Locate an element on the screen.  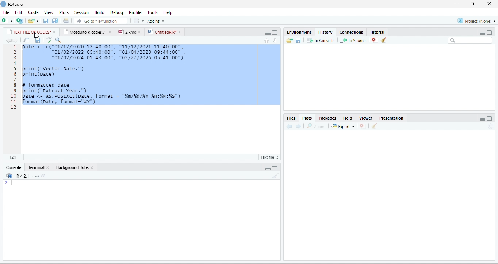
print(“vector Date:")print (Date) is located at coordinates (53, 72).